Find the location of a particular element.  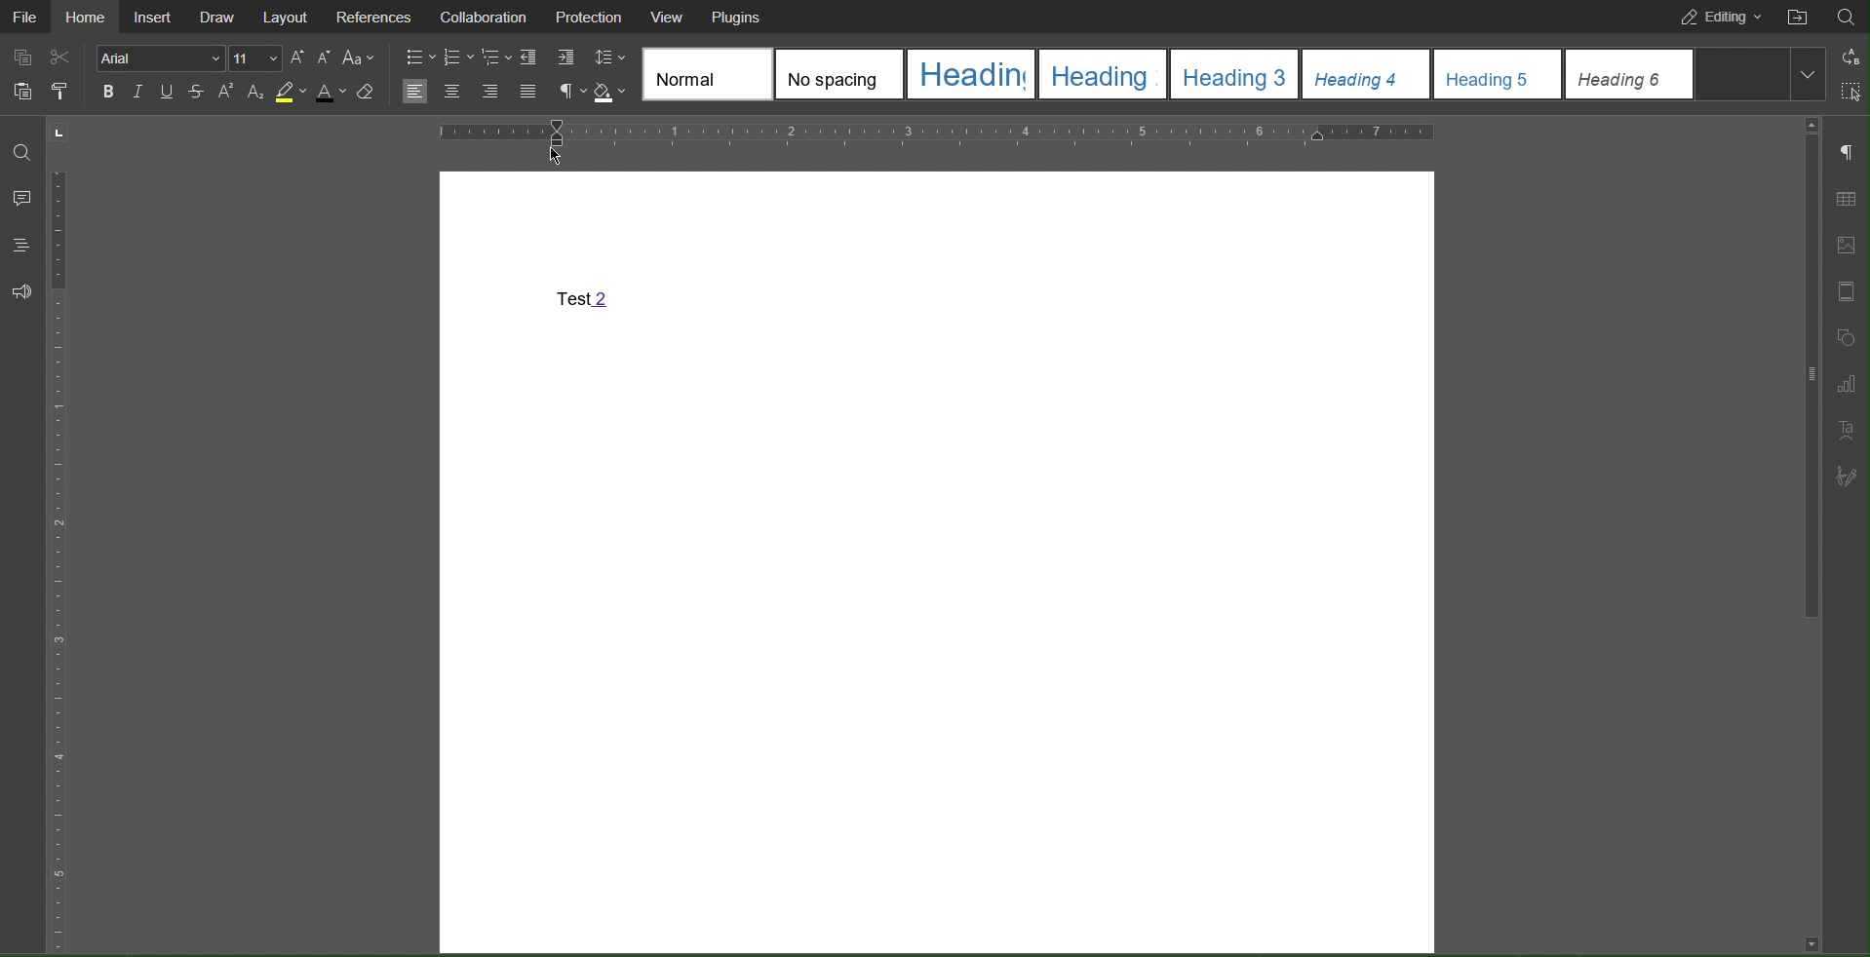

Replace is located at coordinates (1843, 54).